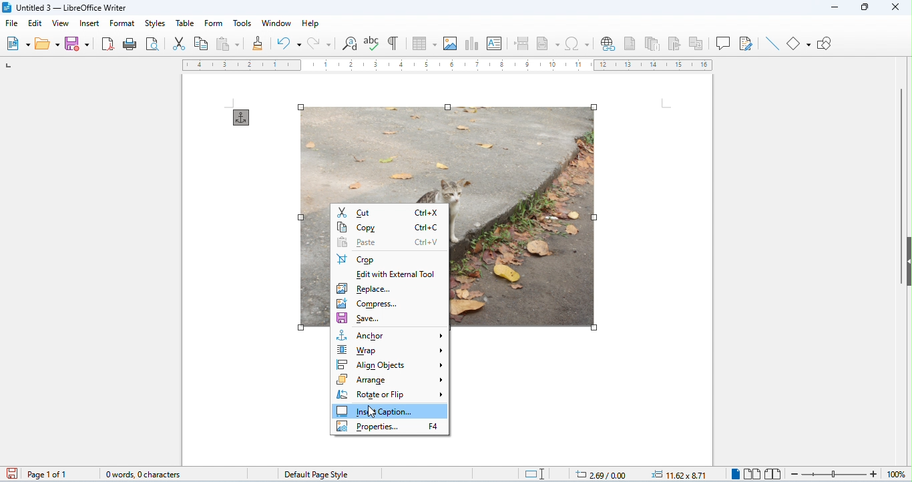 The width and height of the screenshot is (912, 482). What do you see at coordinates (595, 473) in the screenshot?
I see `cursor position` at bounding box center [595, 473].